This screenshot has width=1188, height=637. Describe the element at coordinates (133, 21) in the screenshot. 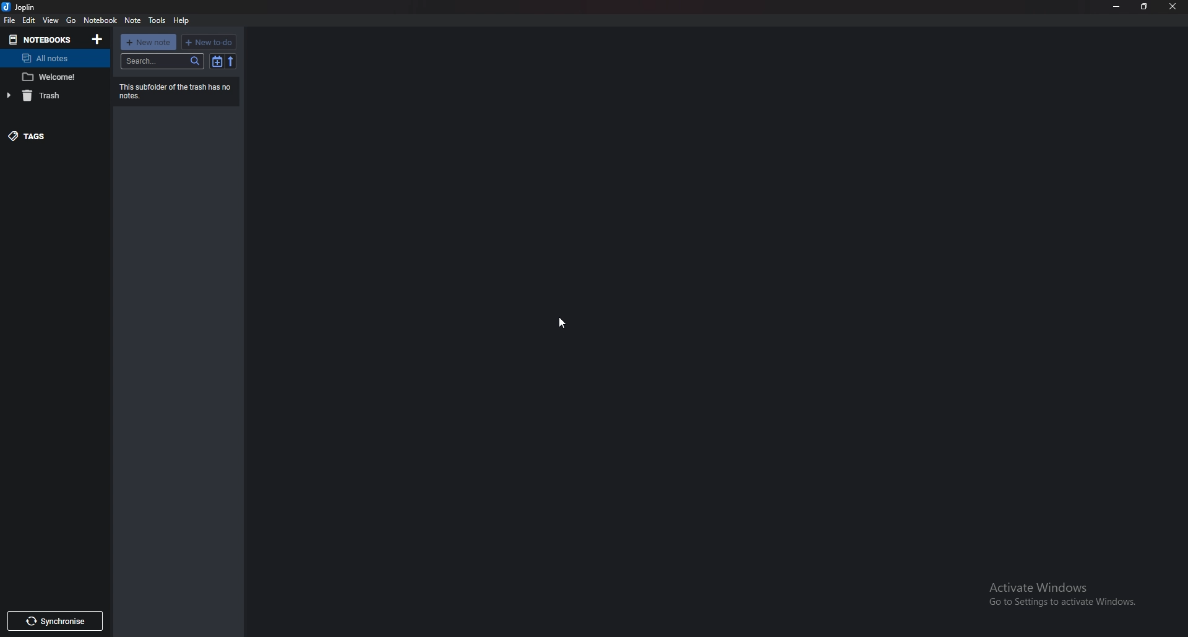

I see `note` at that location.